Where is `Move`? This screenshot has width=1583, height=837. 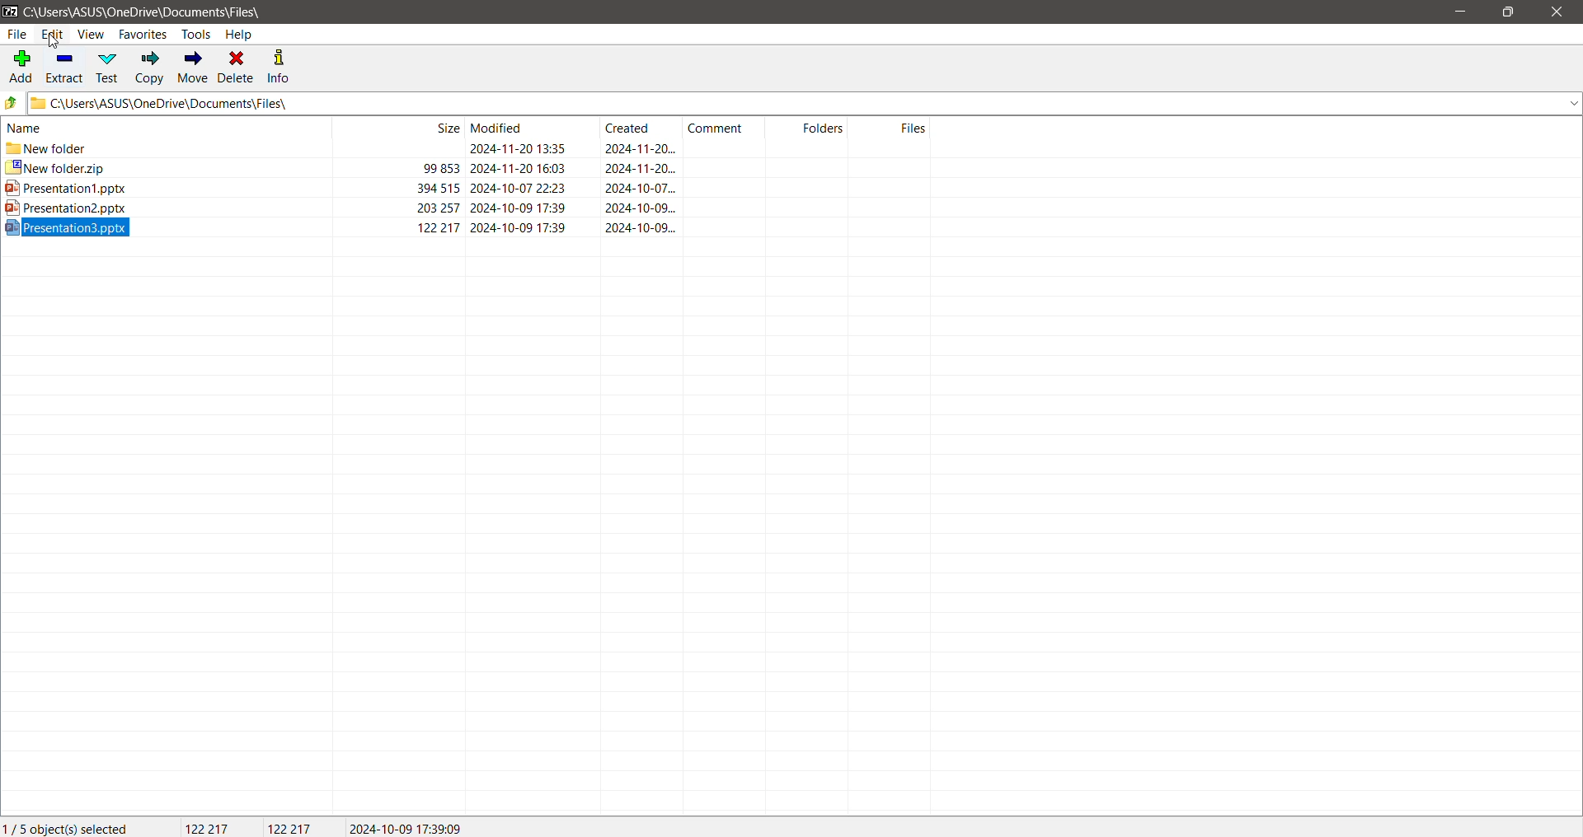
Move is located at coordinates (193, 68).